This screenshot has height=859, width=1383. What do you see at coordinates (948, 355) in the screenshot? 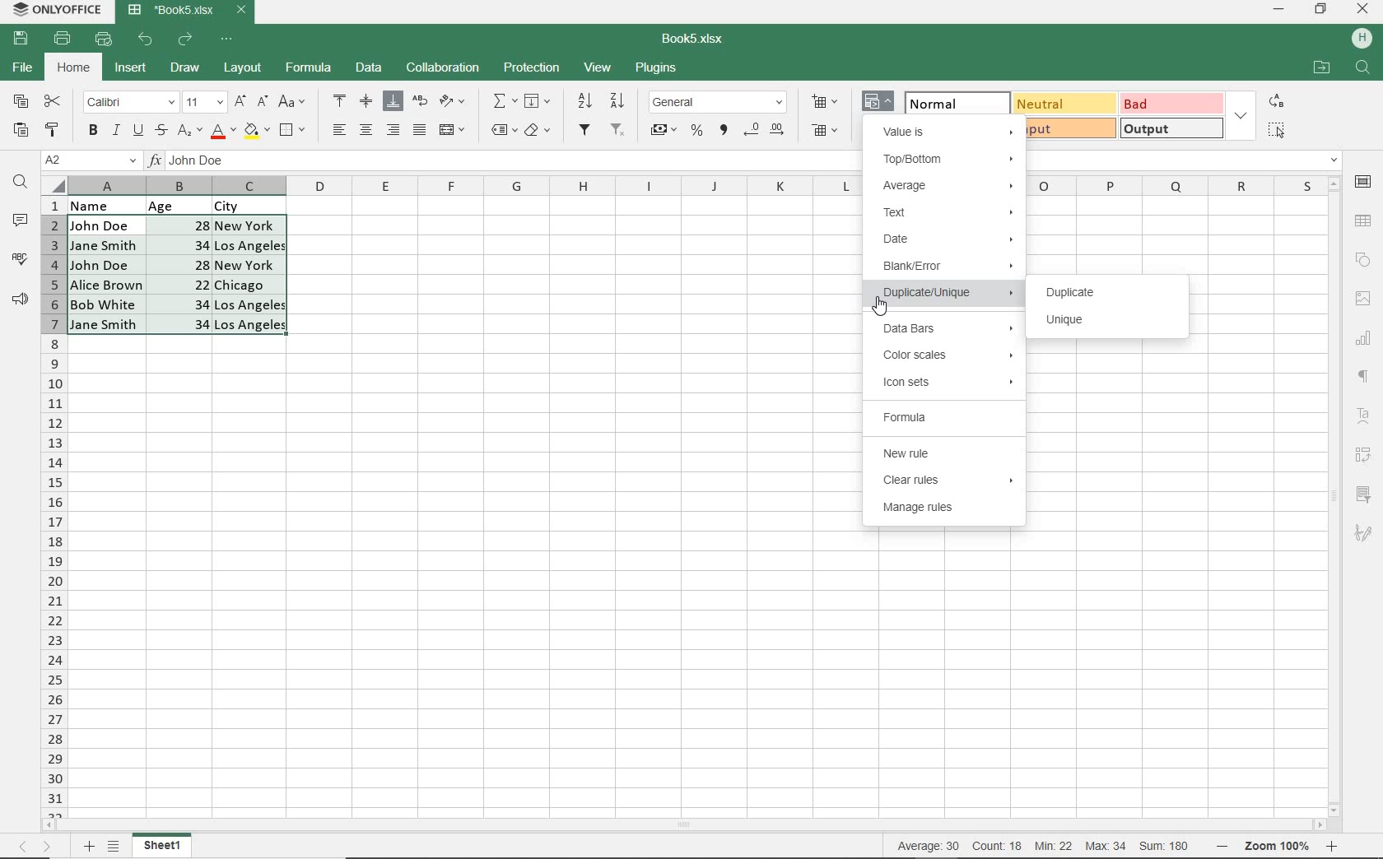
I see `COLOR SCALES` at bounding box center [948, 355].